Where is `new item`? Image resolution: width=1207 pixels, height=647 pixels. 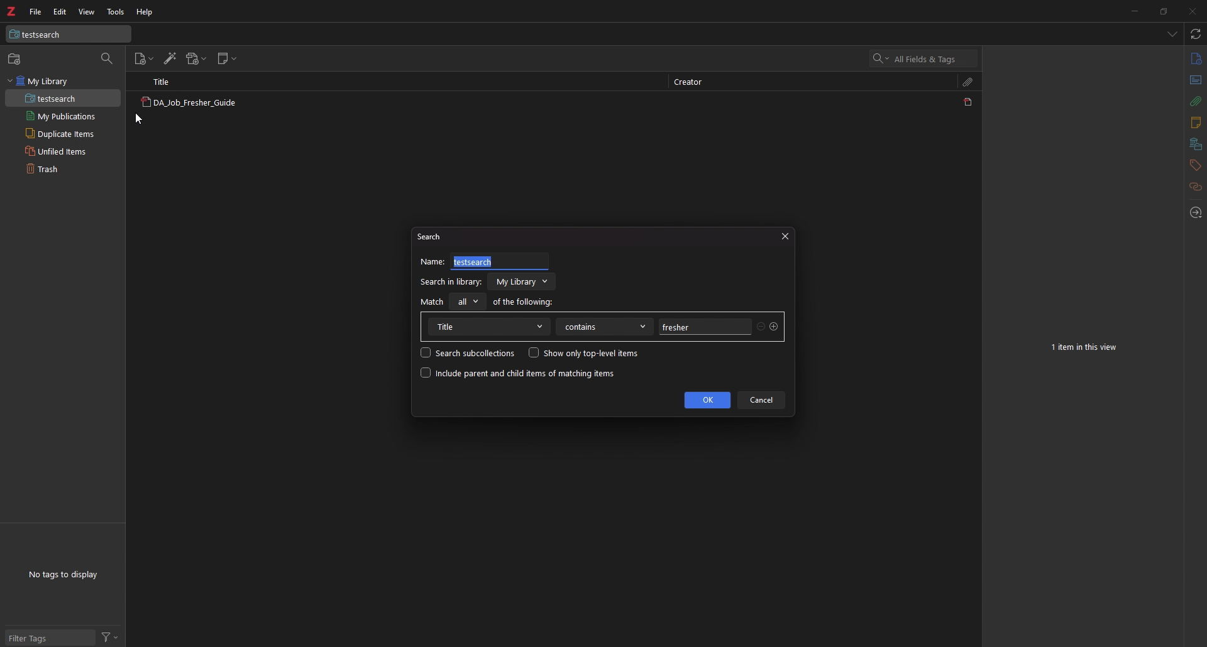
new item is located at coordinates (16, 58).